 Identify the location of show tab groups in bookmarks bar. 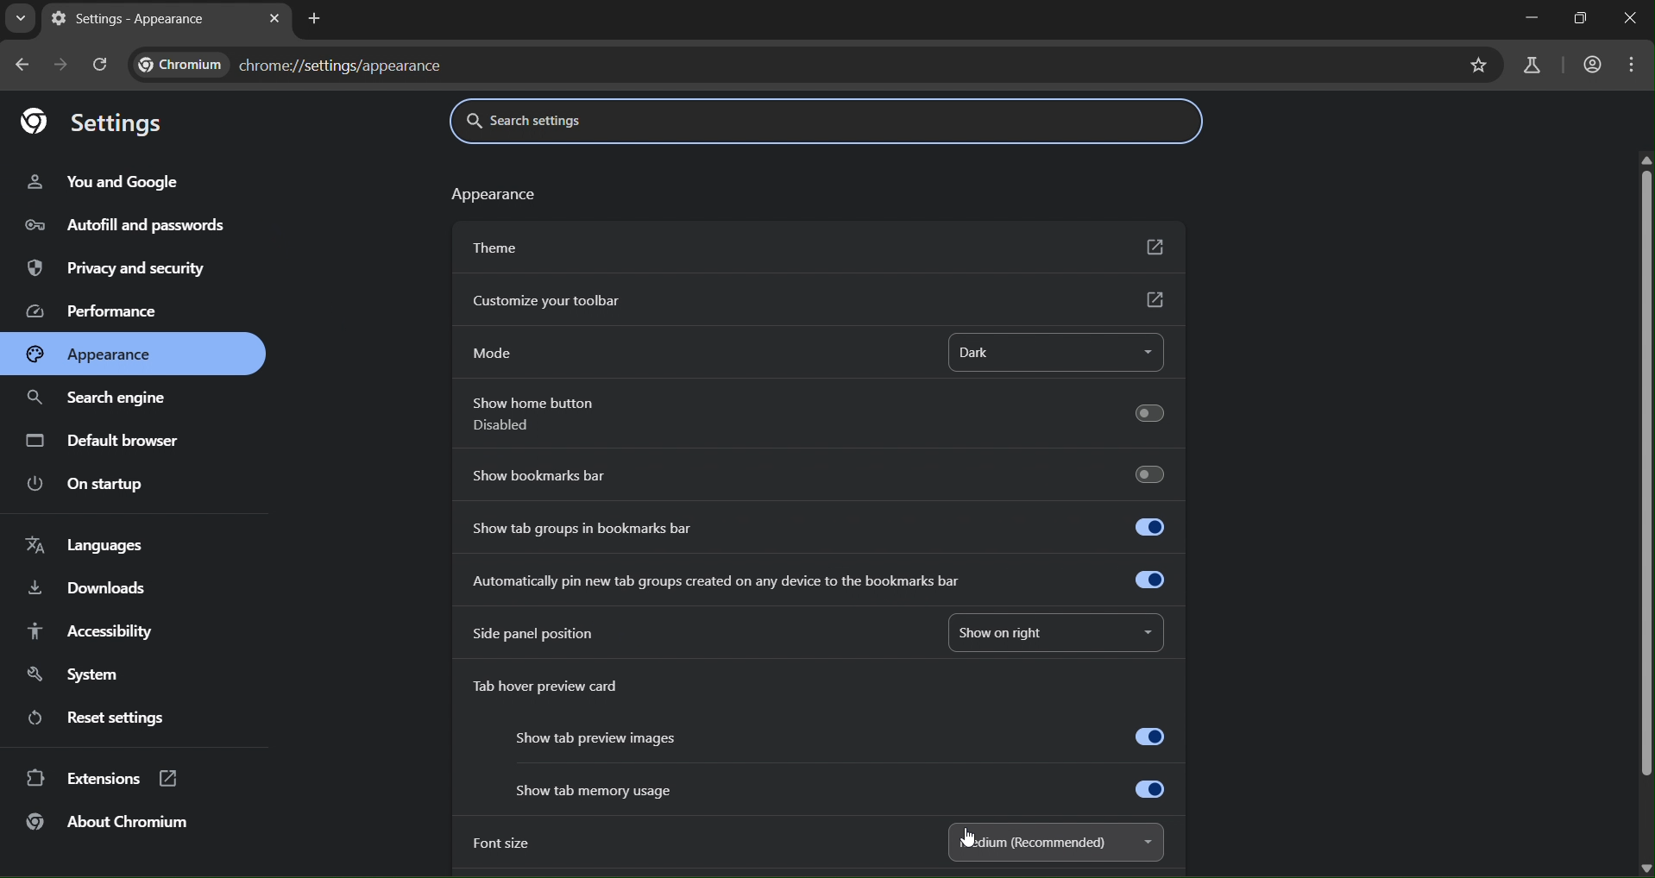
(823, 525).